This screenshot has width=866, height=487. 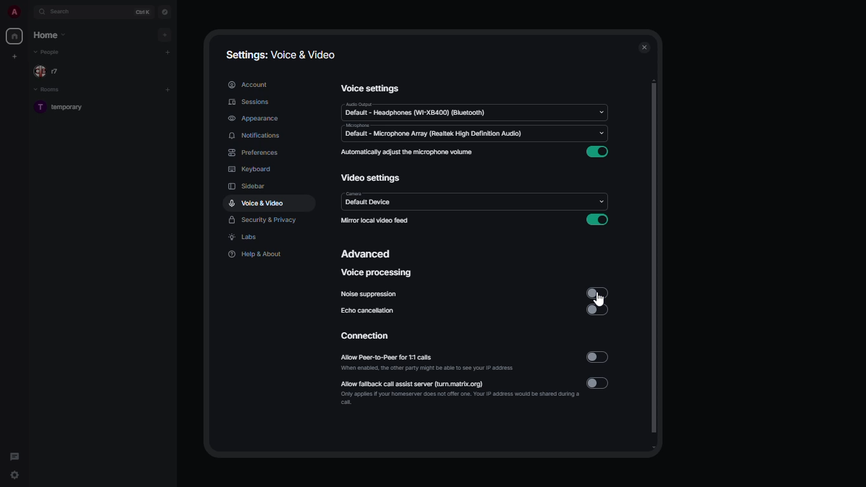 I want to click on help & about, so click(x=256, y=254).